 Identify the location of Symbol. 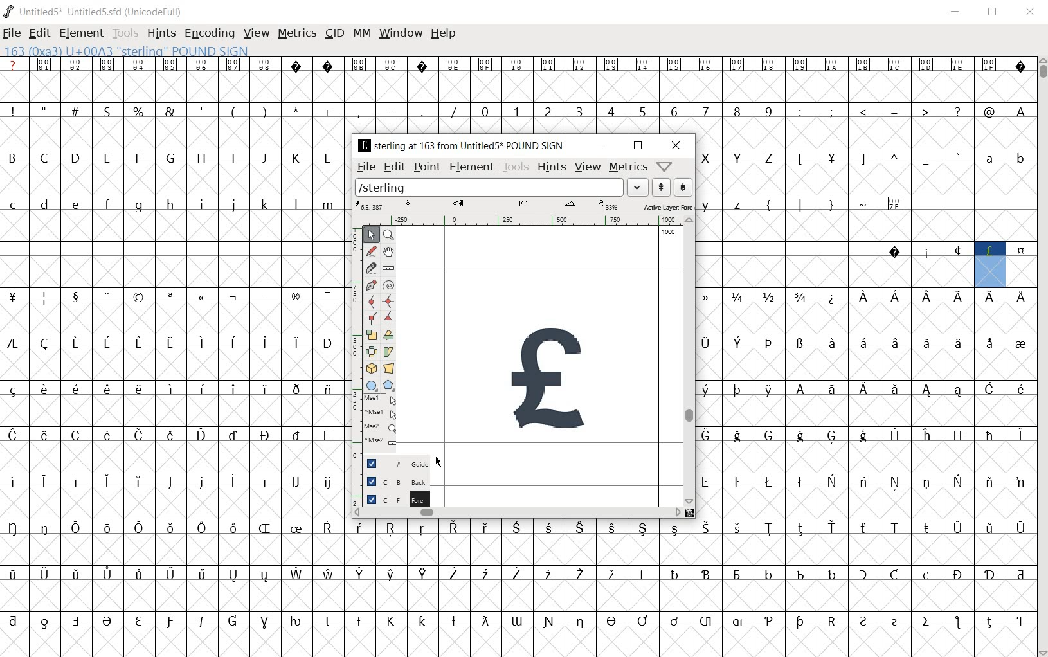
(201, 482).